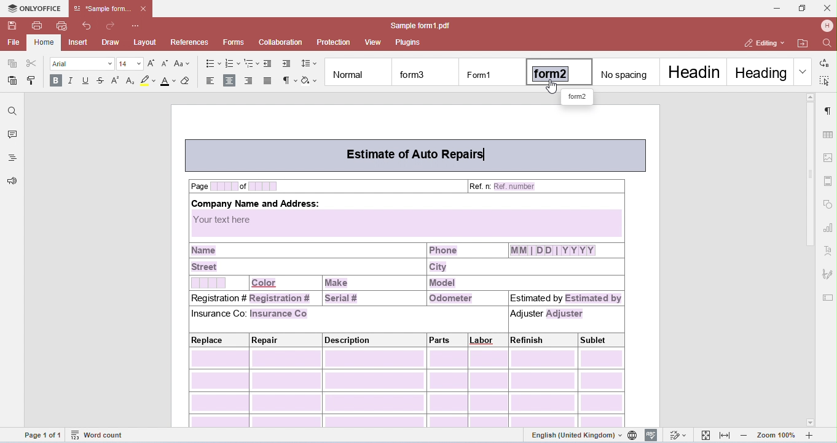 The image size is (837, 443). I want to click on close, so click(144, 9).